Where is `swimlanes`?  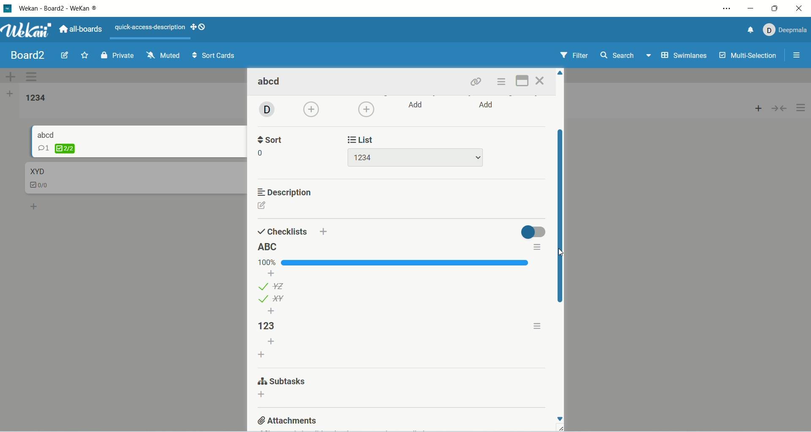
swimlanes is located at coordinates (683, 56).